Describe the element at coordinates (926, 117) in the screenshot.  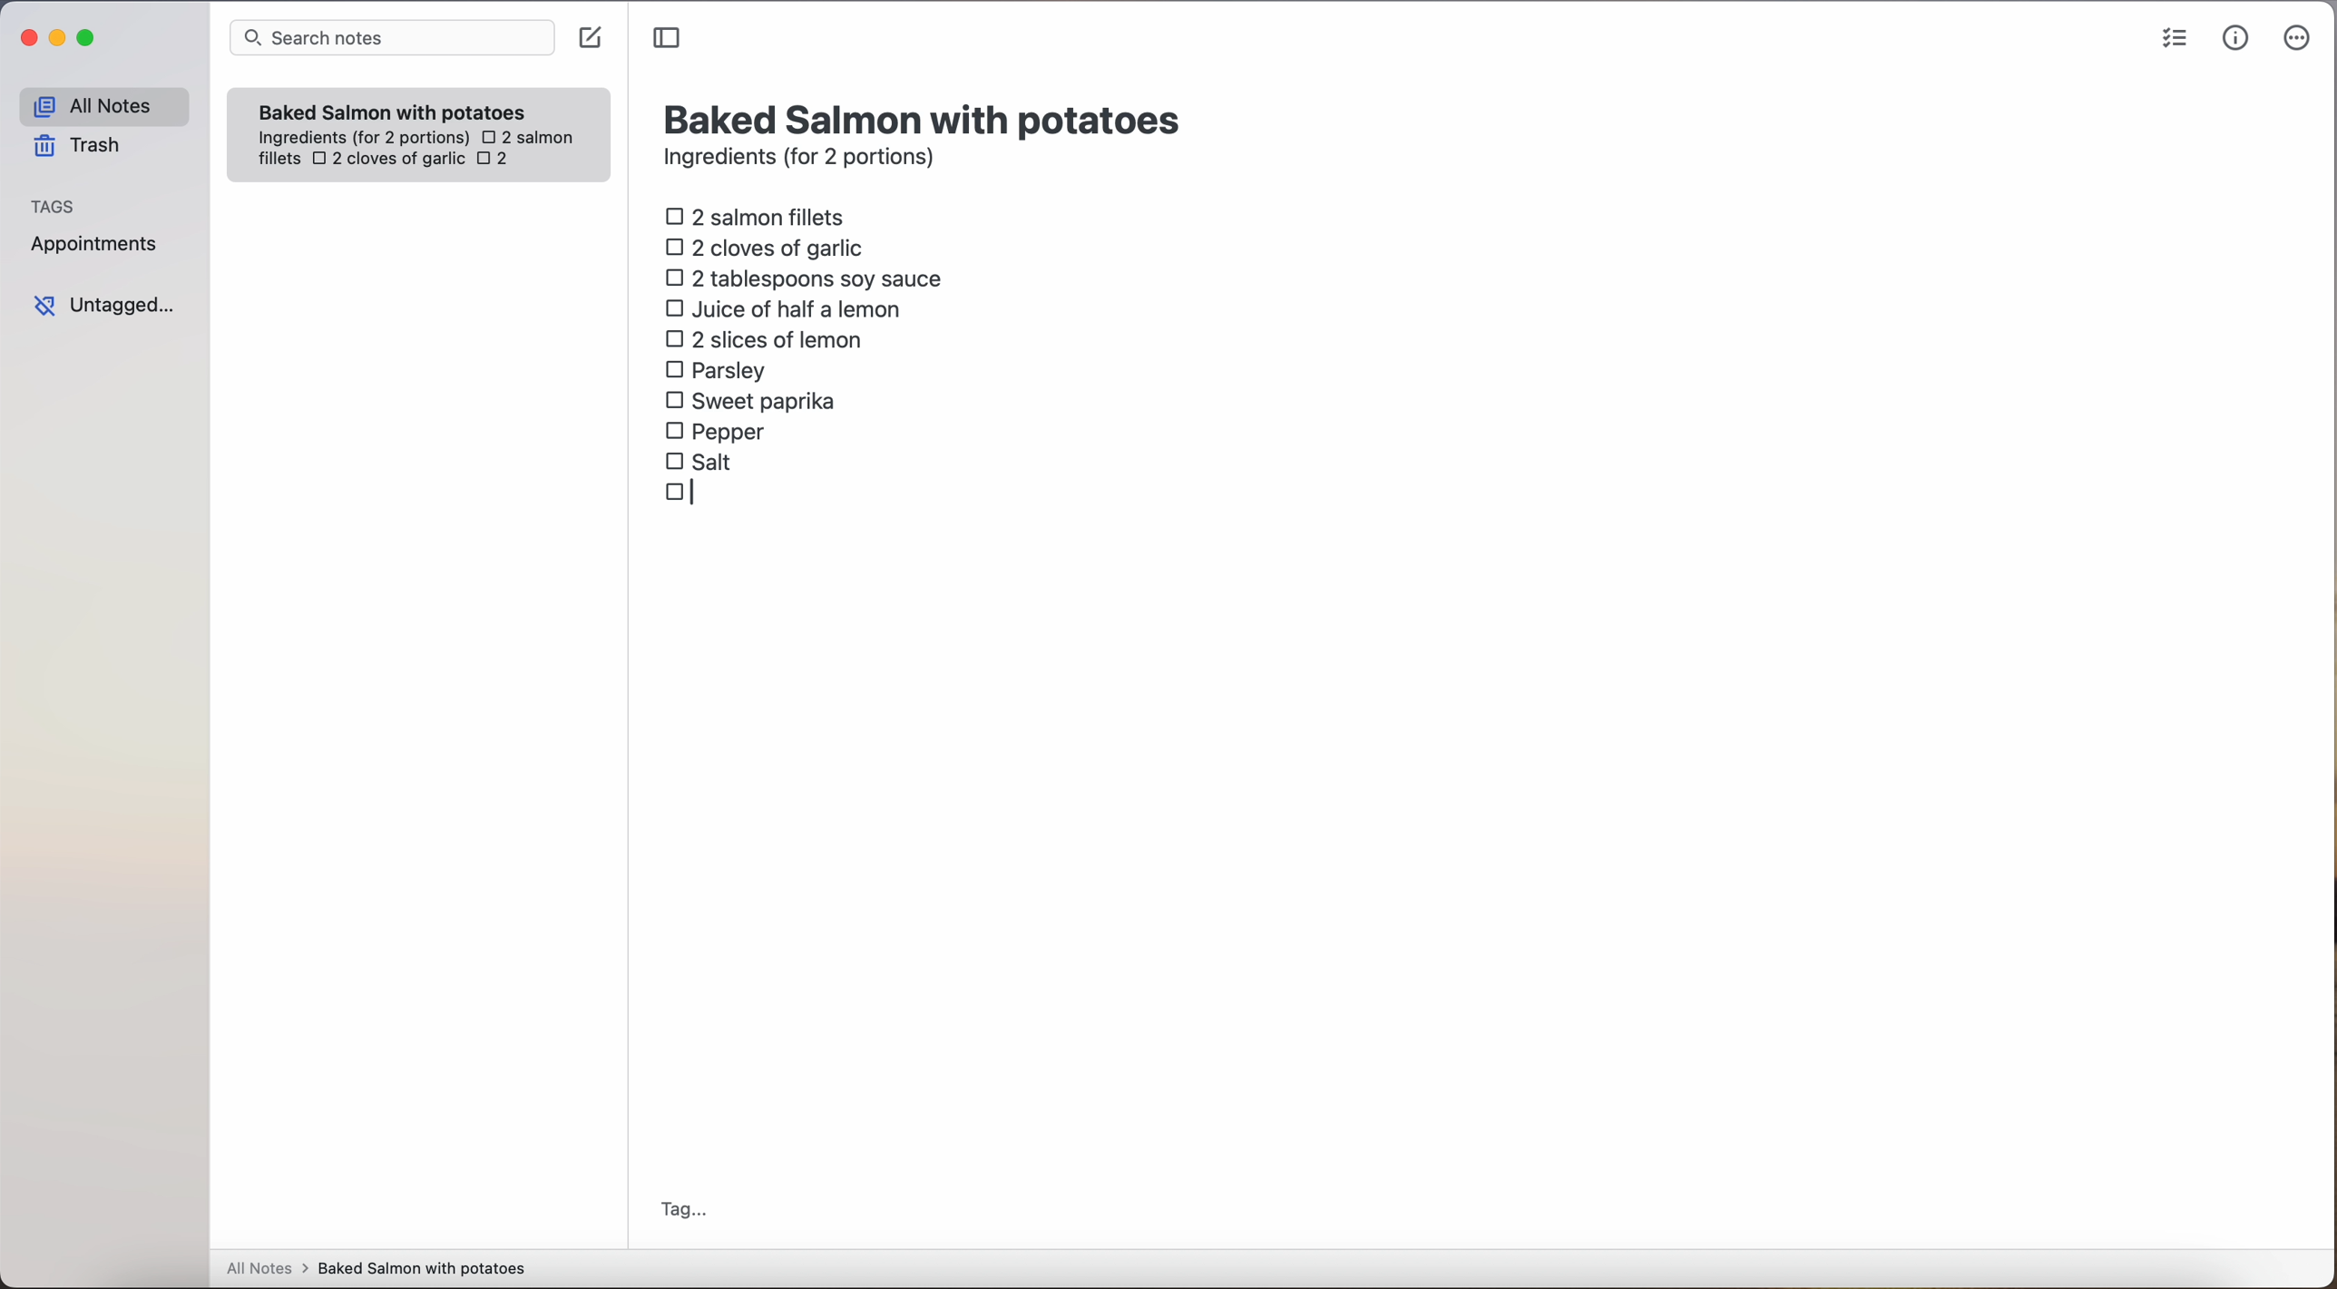
I see `title: Baked Salmon with potatoes` at that location.